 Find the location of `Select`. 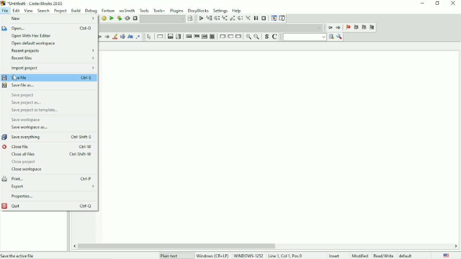

Select is located at coordinates (149, 37).